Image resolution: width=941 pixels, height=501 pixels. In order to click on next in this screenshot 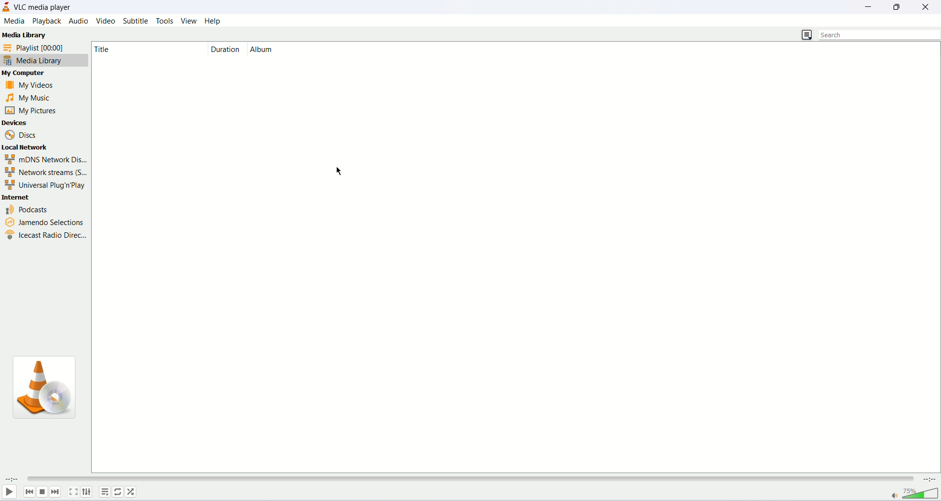, I will do `click(57, 492)`.